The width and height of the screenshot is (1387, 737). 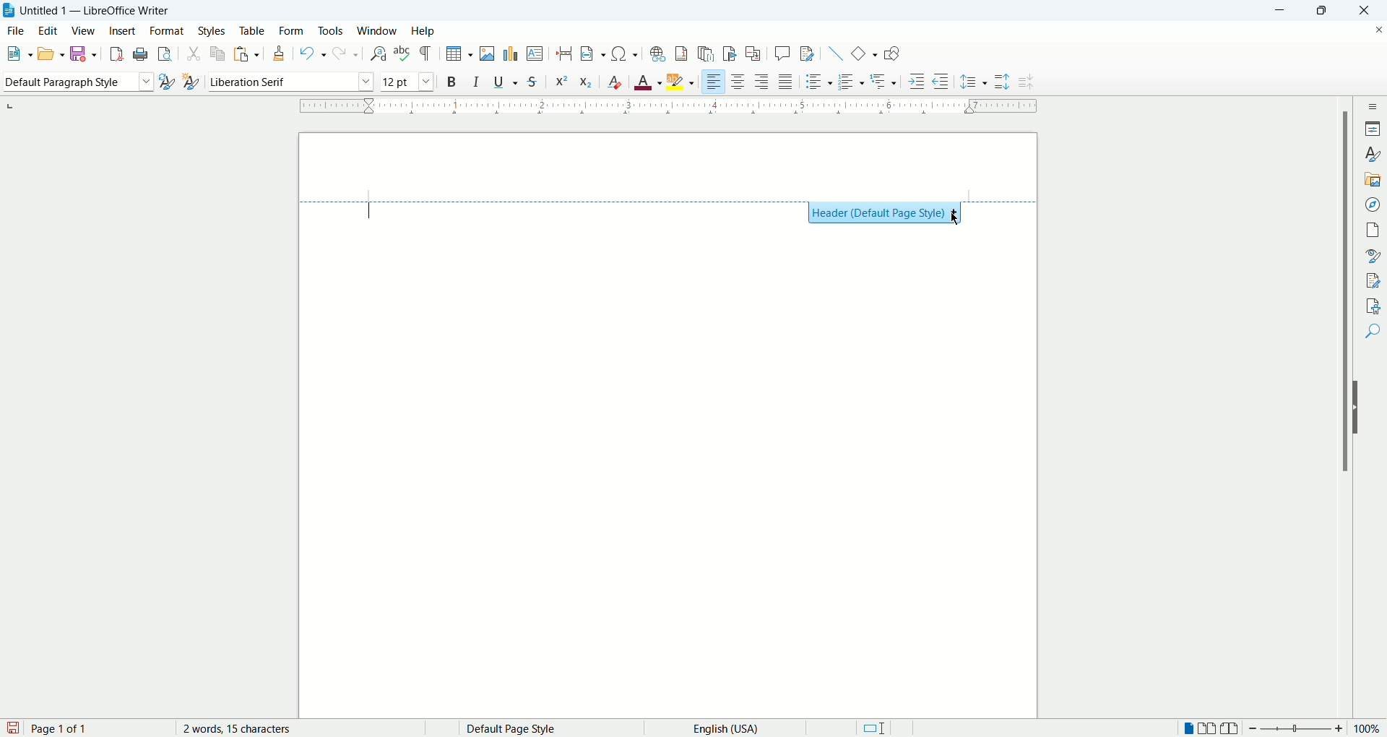 I want to click on close, so click(x=1370, y=11).